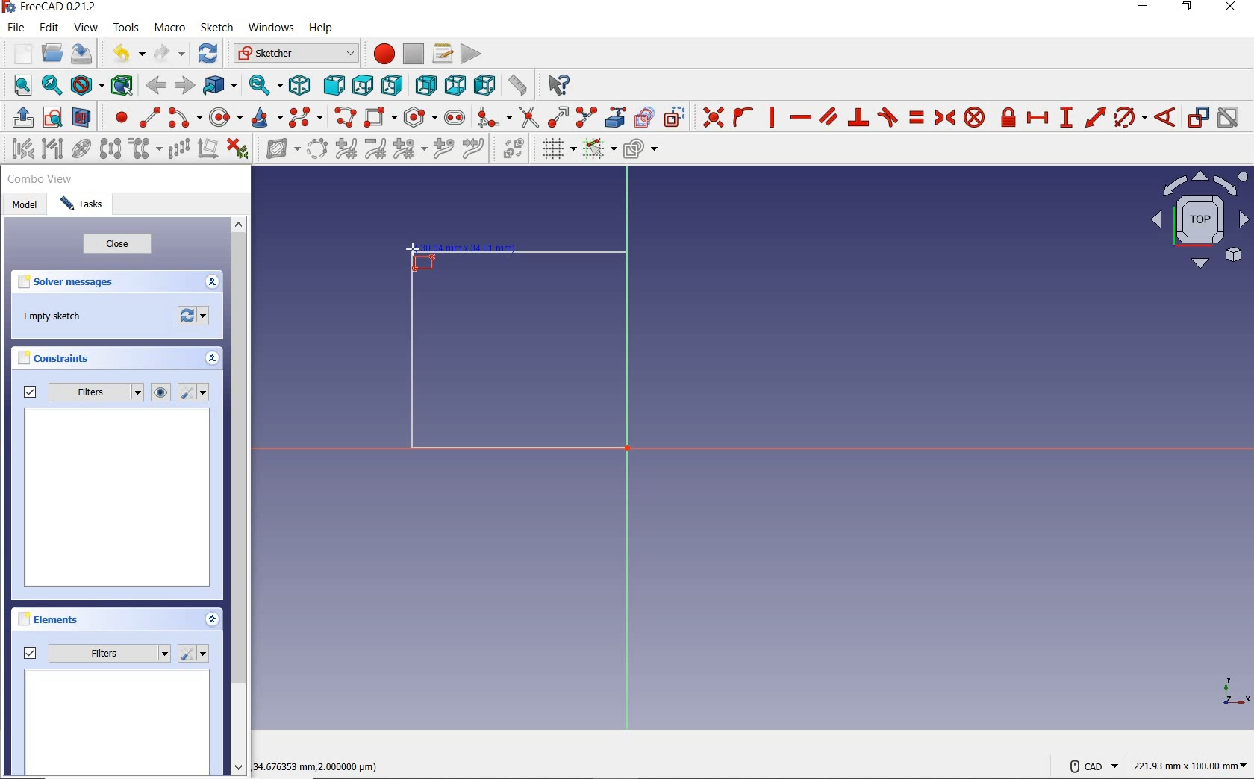 The image size is (1254, 779). What do you see at coordinates (195, 654) in the screenshot?
I see `settings` at bounding box center [195, 654].